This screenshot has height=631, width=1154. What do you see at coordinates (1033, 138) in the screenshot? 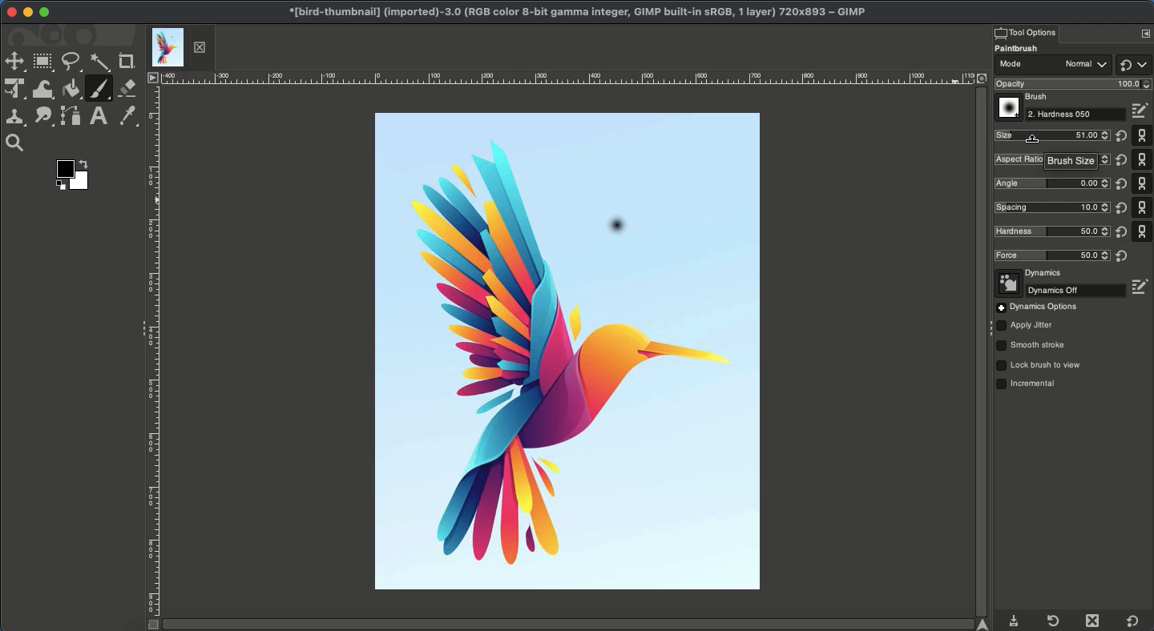
I see `Changing size` at bounding box center [1033, 138].